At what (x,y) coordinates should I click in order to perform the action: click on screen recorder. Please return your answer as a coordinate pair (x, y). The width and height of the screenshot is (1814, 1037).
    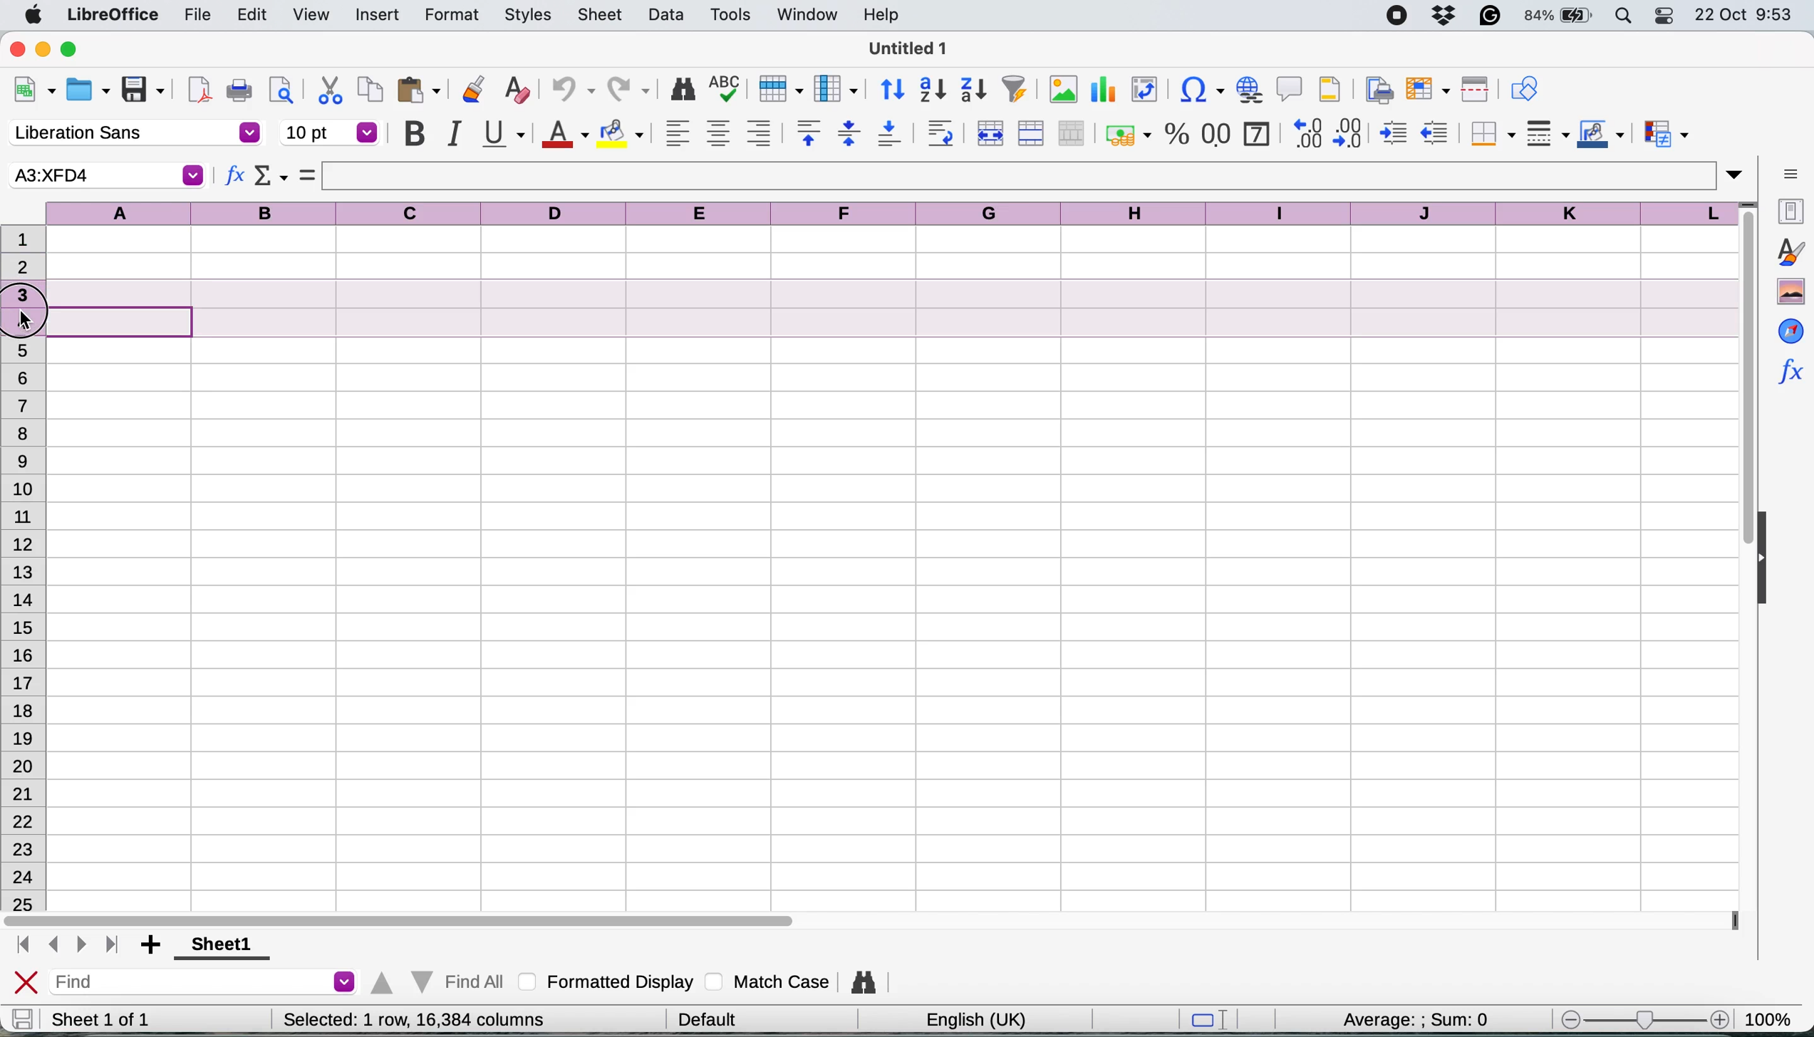
    Looking at the image, I should click on (1403, 17).